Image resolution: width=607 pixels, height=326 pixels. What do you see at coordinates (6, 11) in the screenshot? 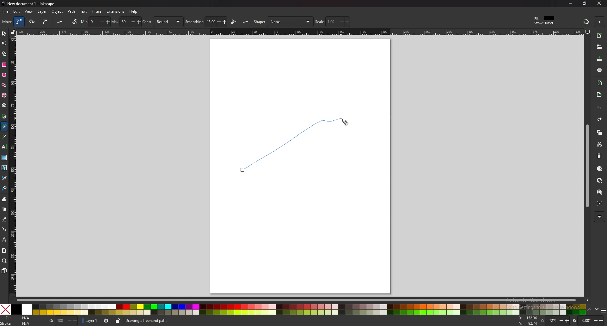
I see `file` at bounding box center [6, 11].